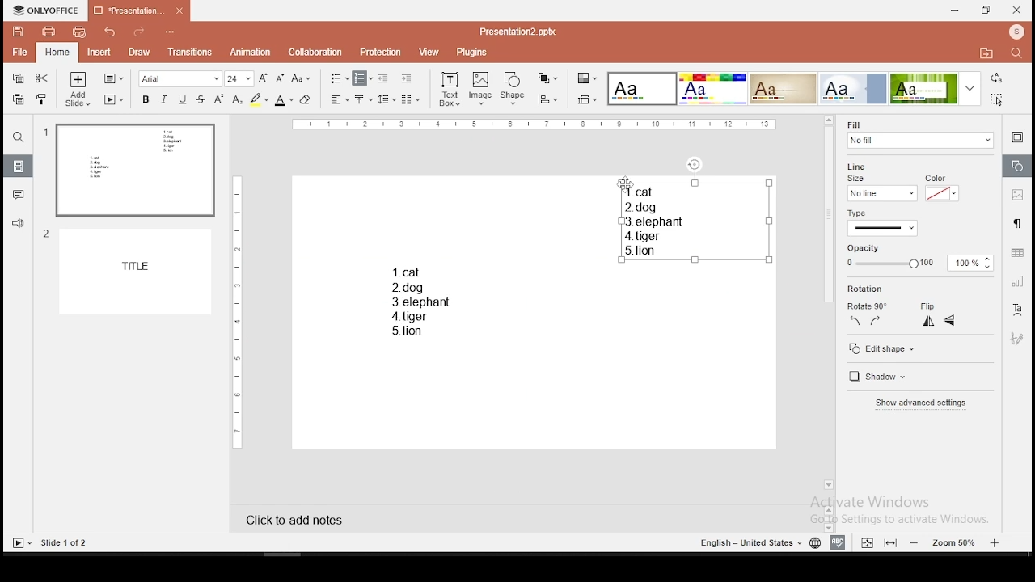 The image size is (1035, 582). Describe the element at coordinates (881, 193) in the screenshot. I see `line size` at that location.